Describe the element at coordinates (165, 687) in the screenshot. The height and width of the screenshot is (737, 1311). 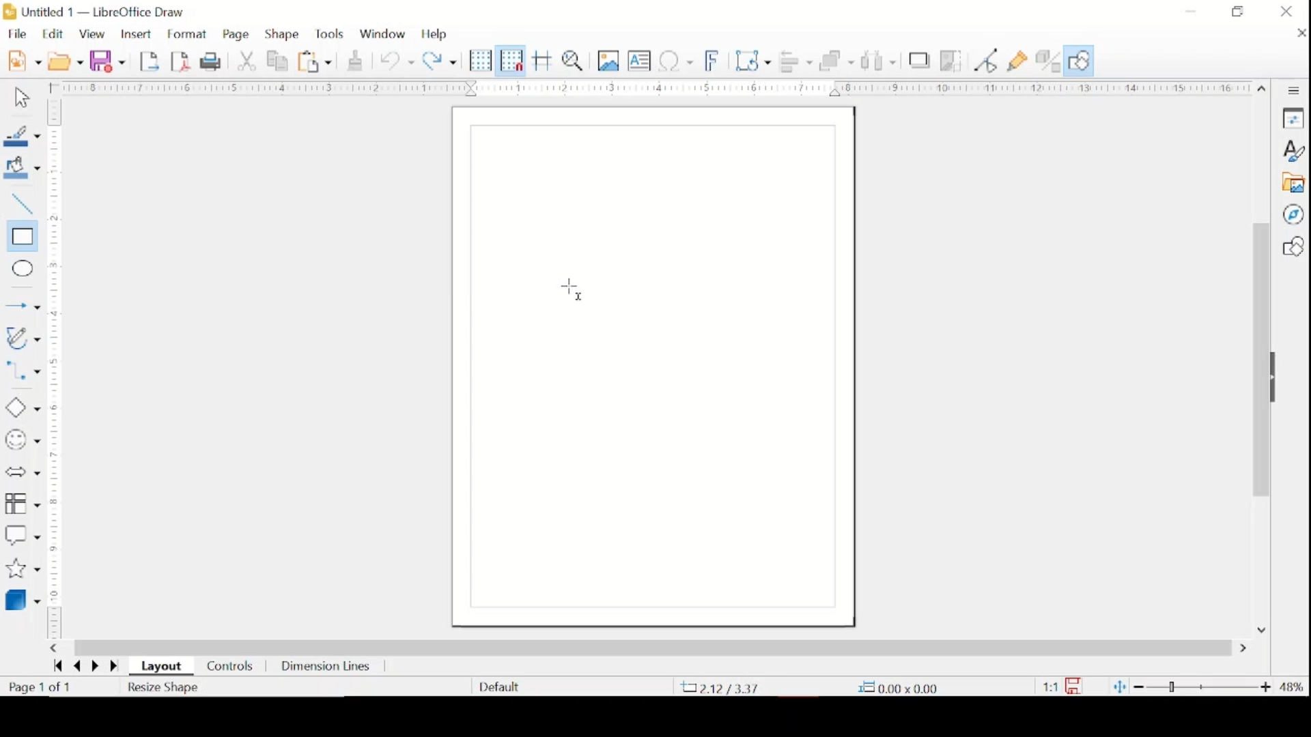
I see `Resize Shape` at that location.